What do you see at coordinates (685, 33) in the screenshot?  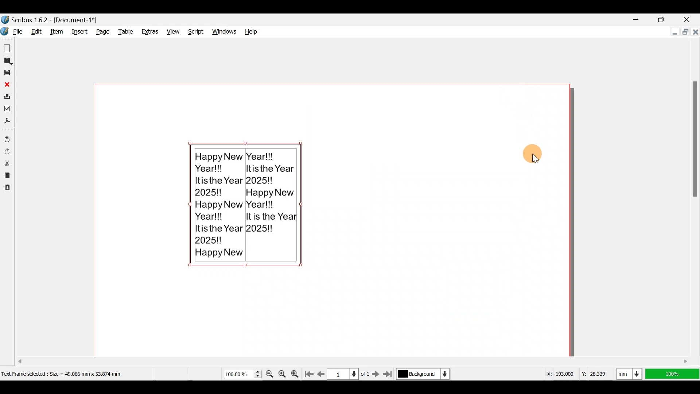 I see `Maximize` at bounding box center [685, 33].